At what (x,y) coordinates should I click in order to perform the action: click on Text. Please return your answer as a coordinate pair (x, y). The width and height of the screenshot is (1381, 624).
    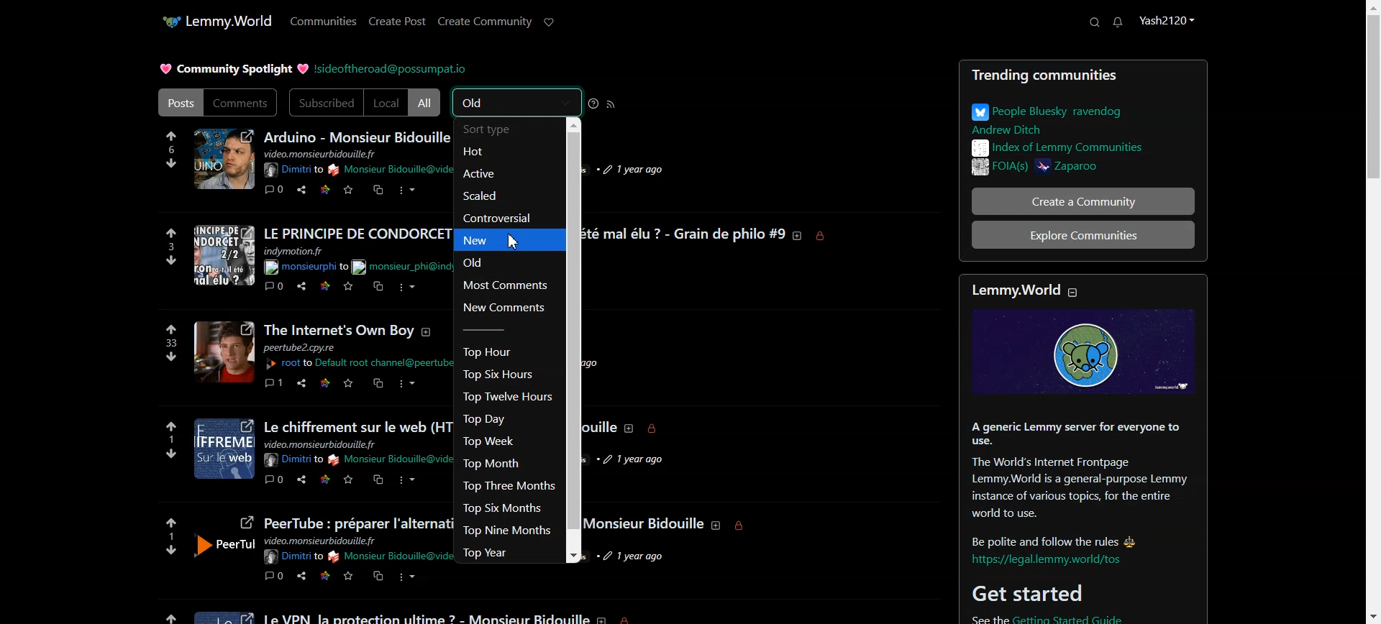
    Looking at the image, I should click on (1074, 119).